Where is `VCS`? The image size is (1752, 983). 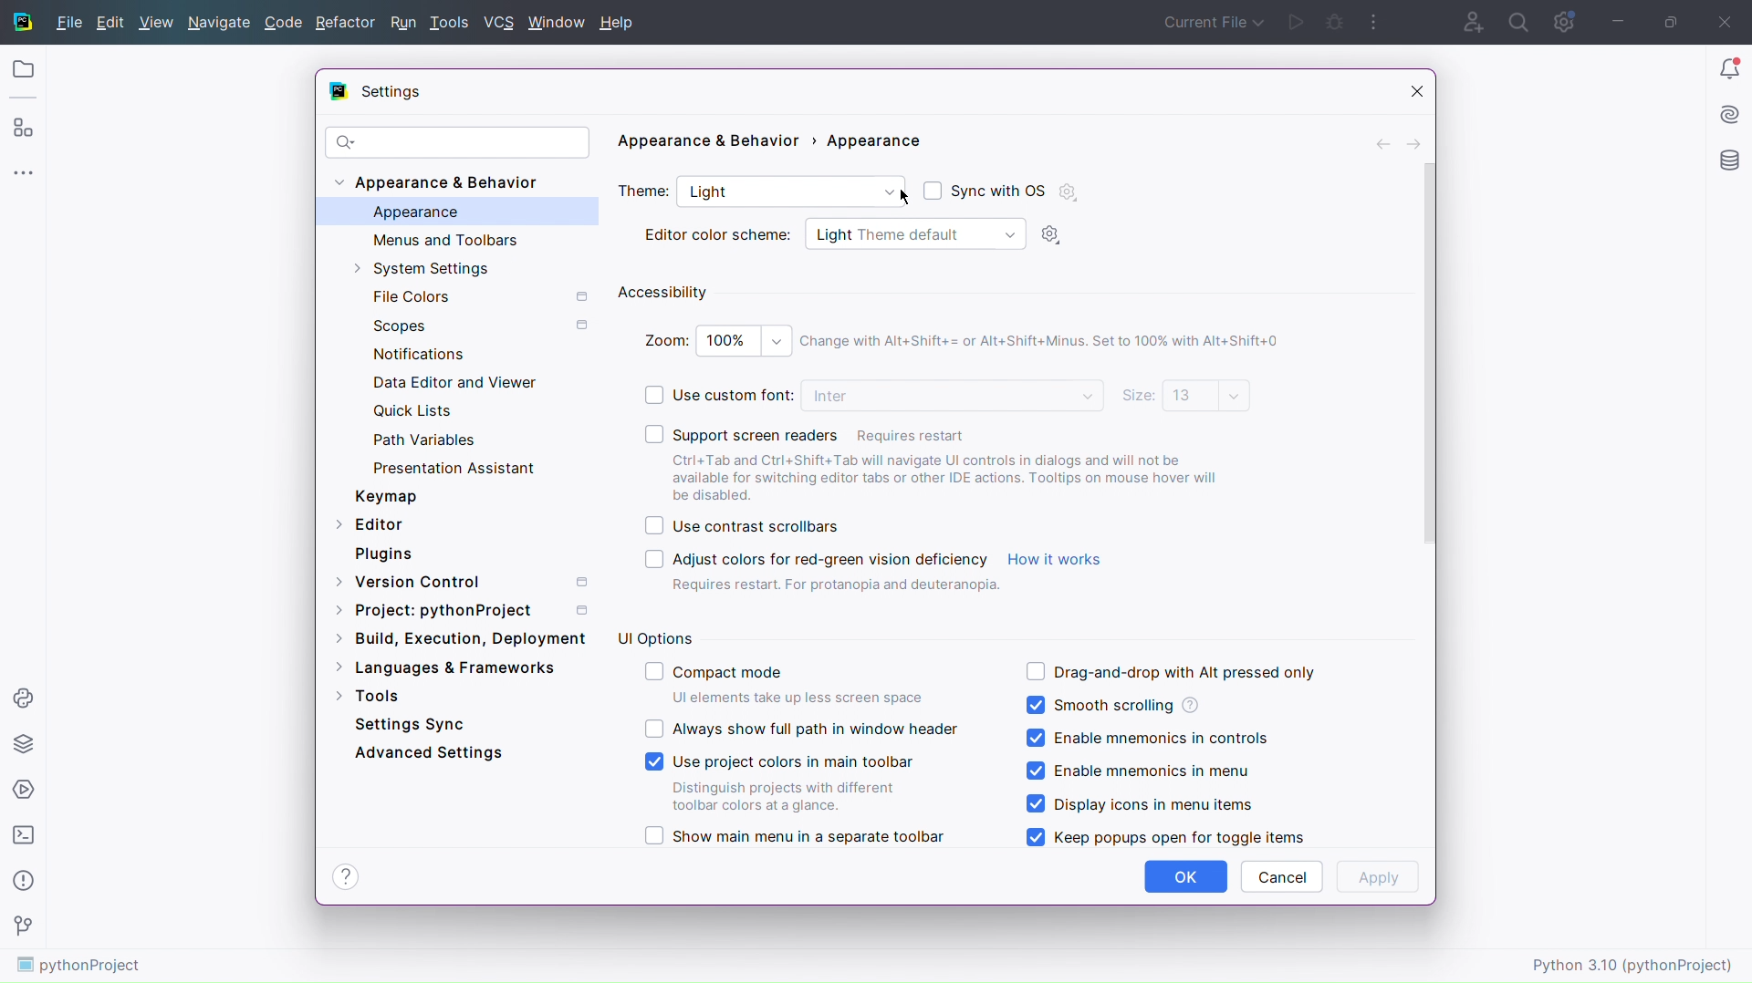 VCS is located at coordinates (502, 23).